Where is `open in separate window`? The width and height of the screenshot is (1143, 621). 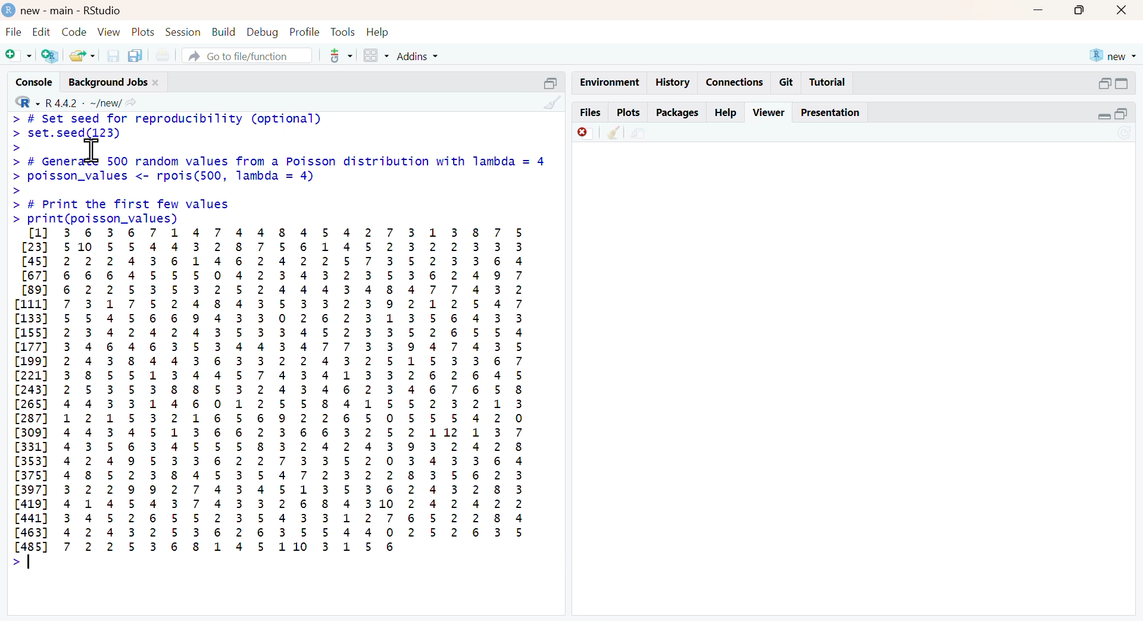 open in separate window is located at coordinates (1105, 84).